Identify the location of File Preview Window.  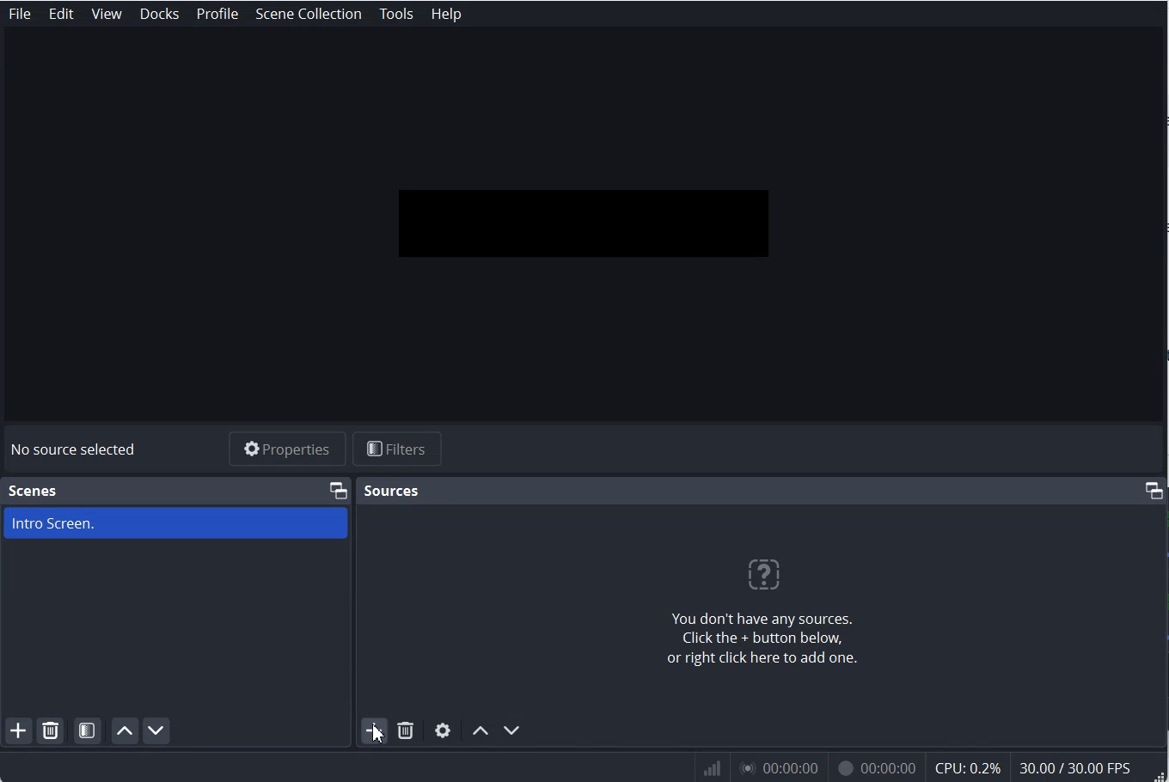
(578, 227).